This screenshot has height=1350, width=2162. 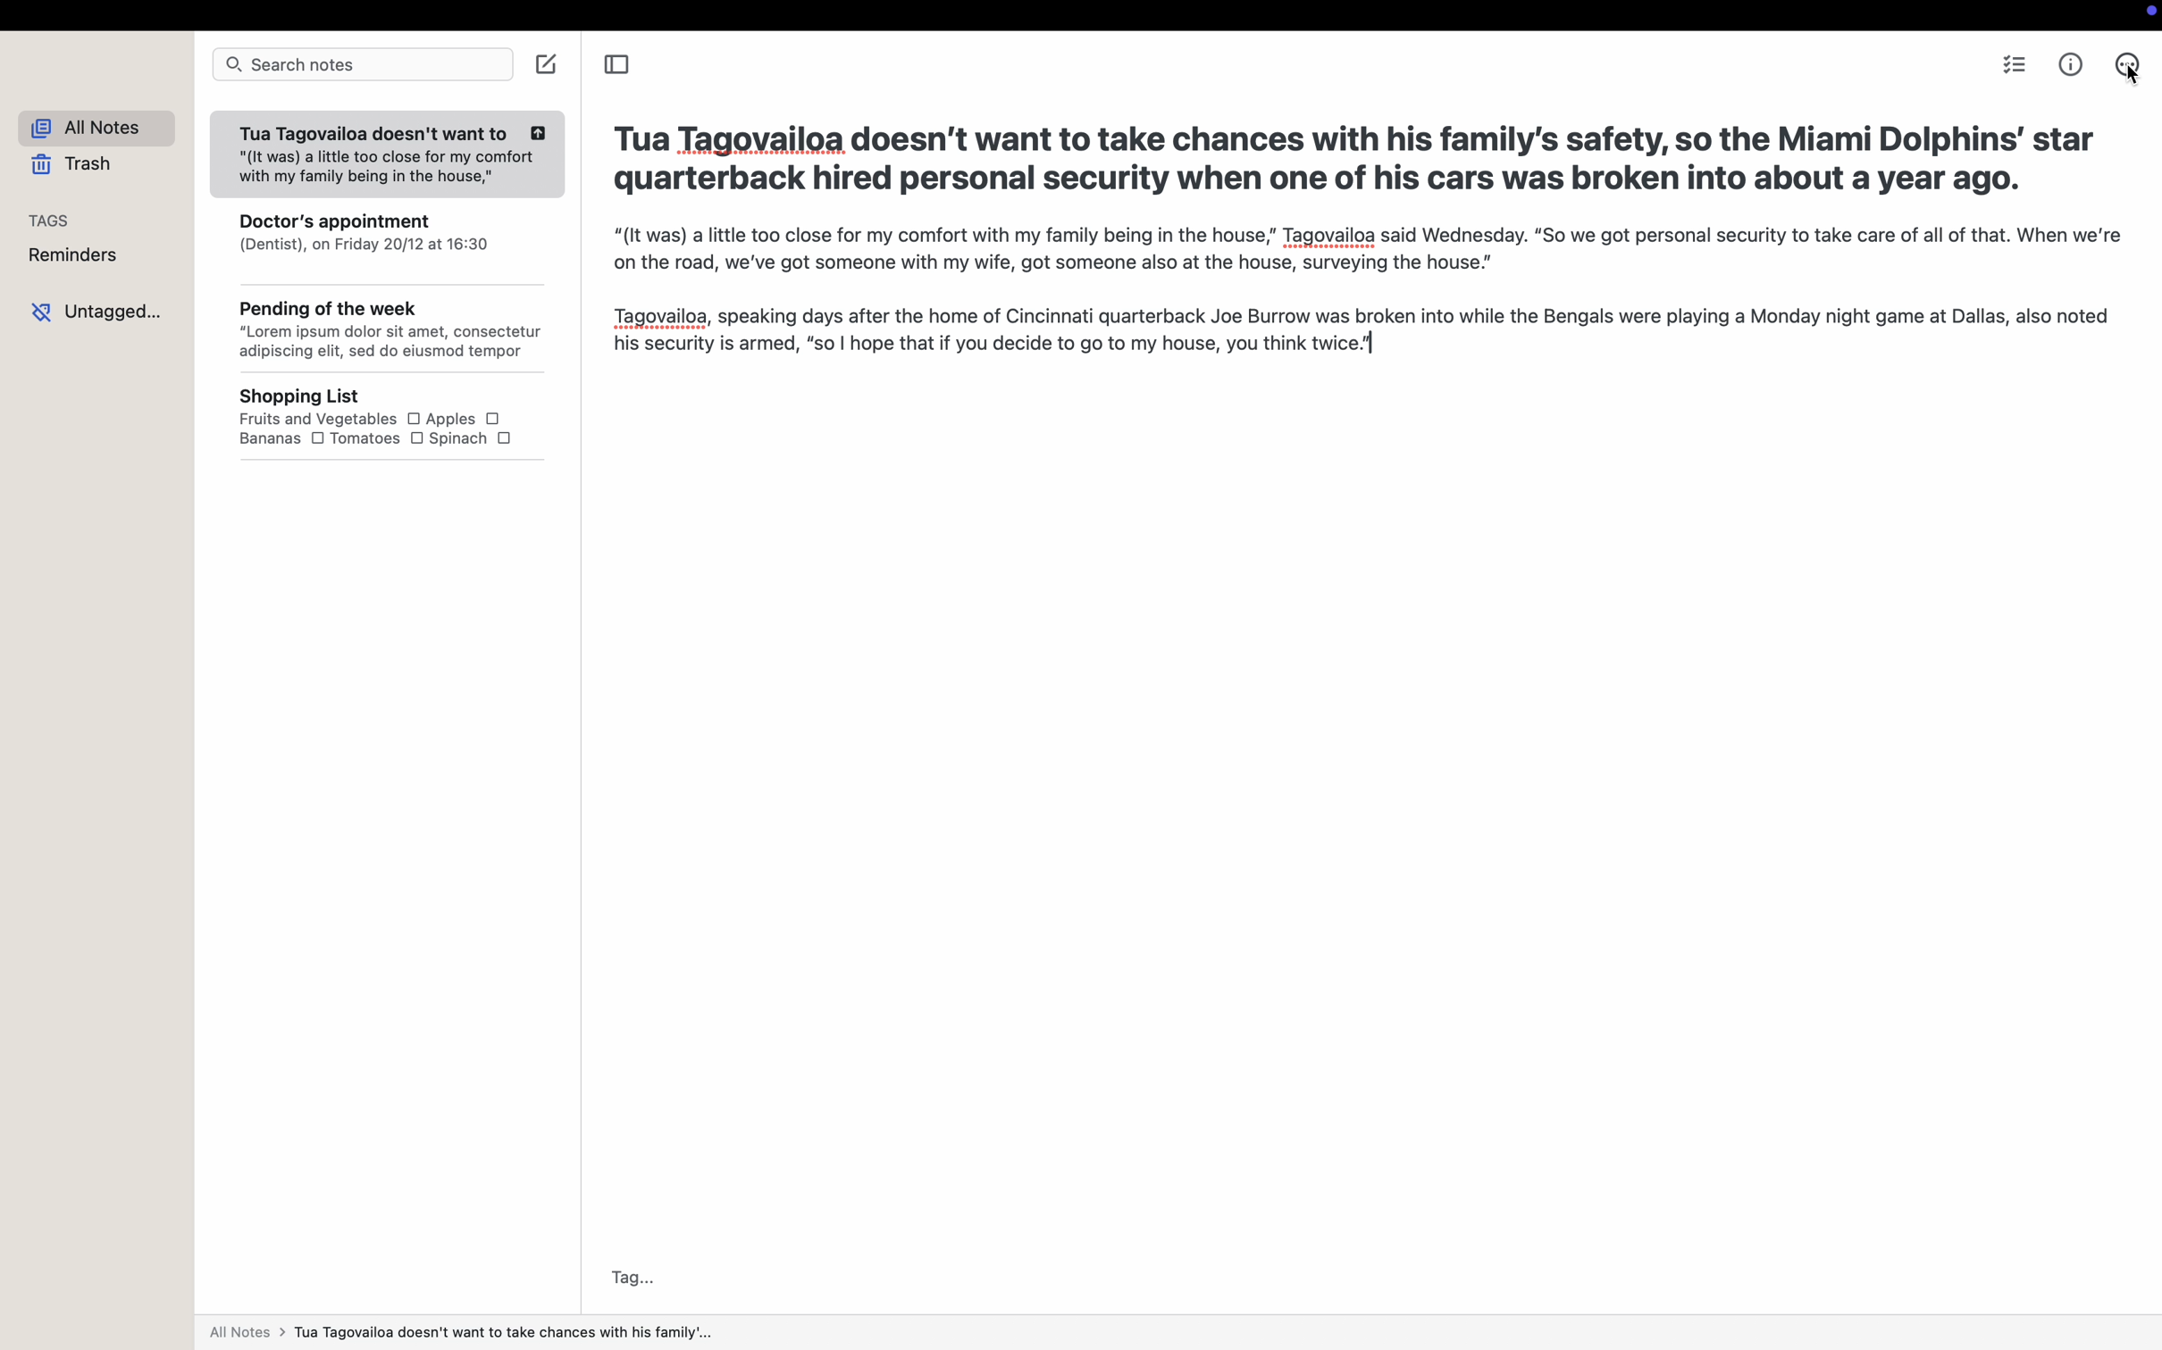 What do you see at coordinates (639, 1277) in the screenshot?
I see `tag` at bounding box center [639, 1277].